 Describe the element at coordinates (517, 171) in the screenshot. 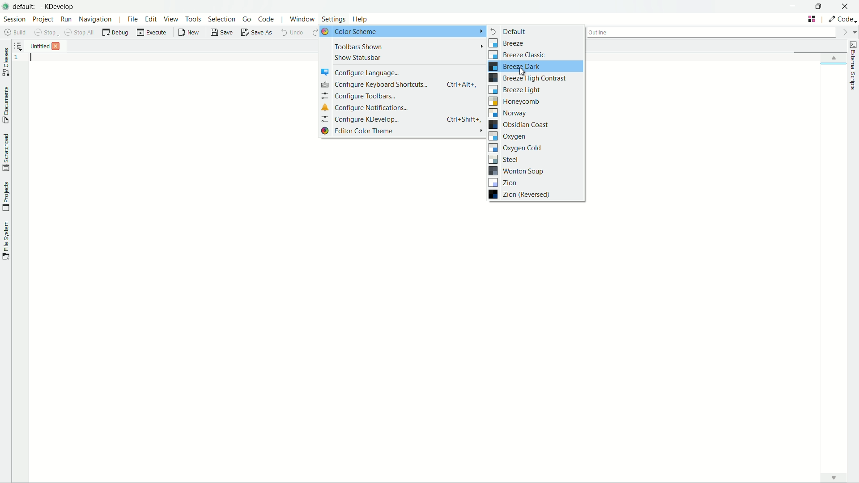

I see `wonton sou[` at that location.